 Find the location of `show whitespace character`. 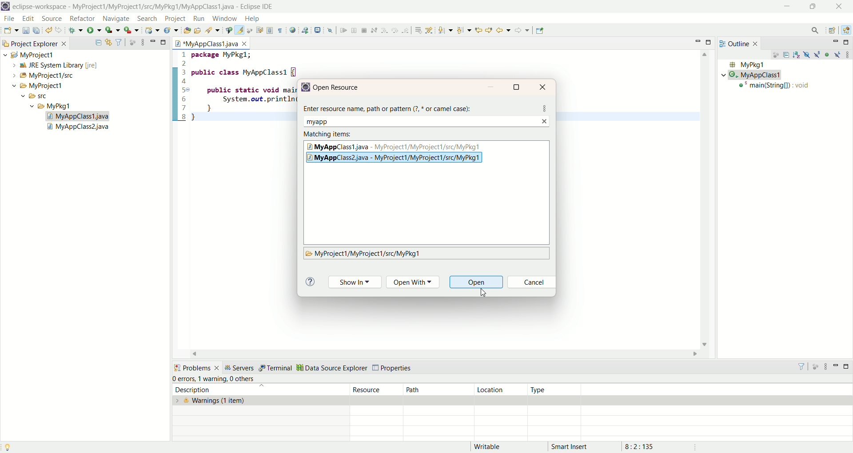

show whitespace character is located at coordinates (280, 31).